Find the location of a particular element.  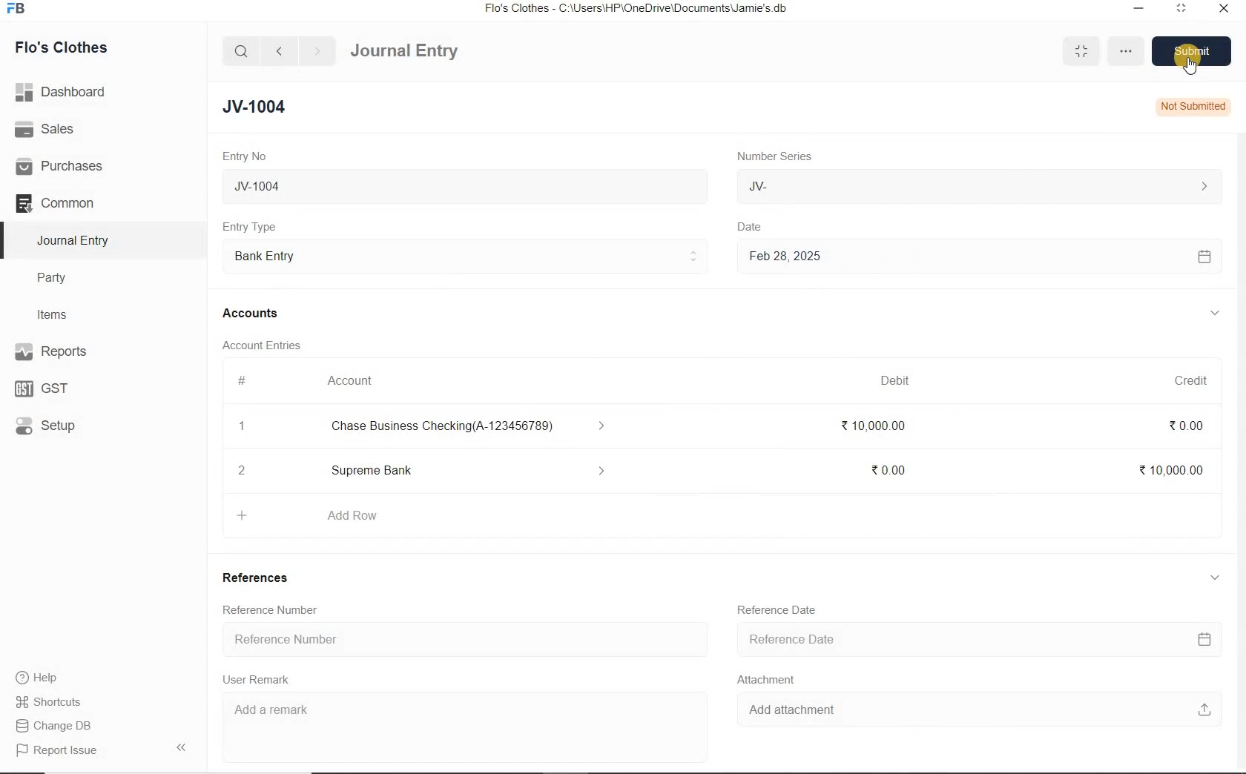

Accounts is located at coordinates (253, 313).